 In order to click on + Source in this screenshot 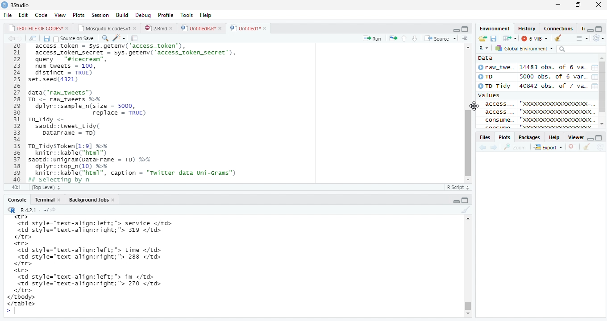, I will do `click(443, 38)`.